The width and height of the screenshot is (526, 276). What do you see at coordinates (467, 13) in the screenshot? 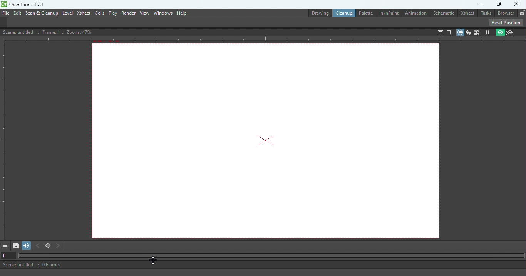
I see `Xsheet` at bounding box center [467, 13].